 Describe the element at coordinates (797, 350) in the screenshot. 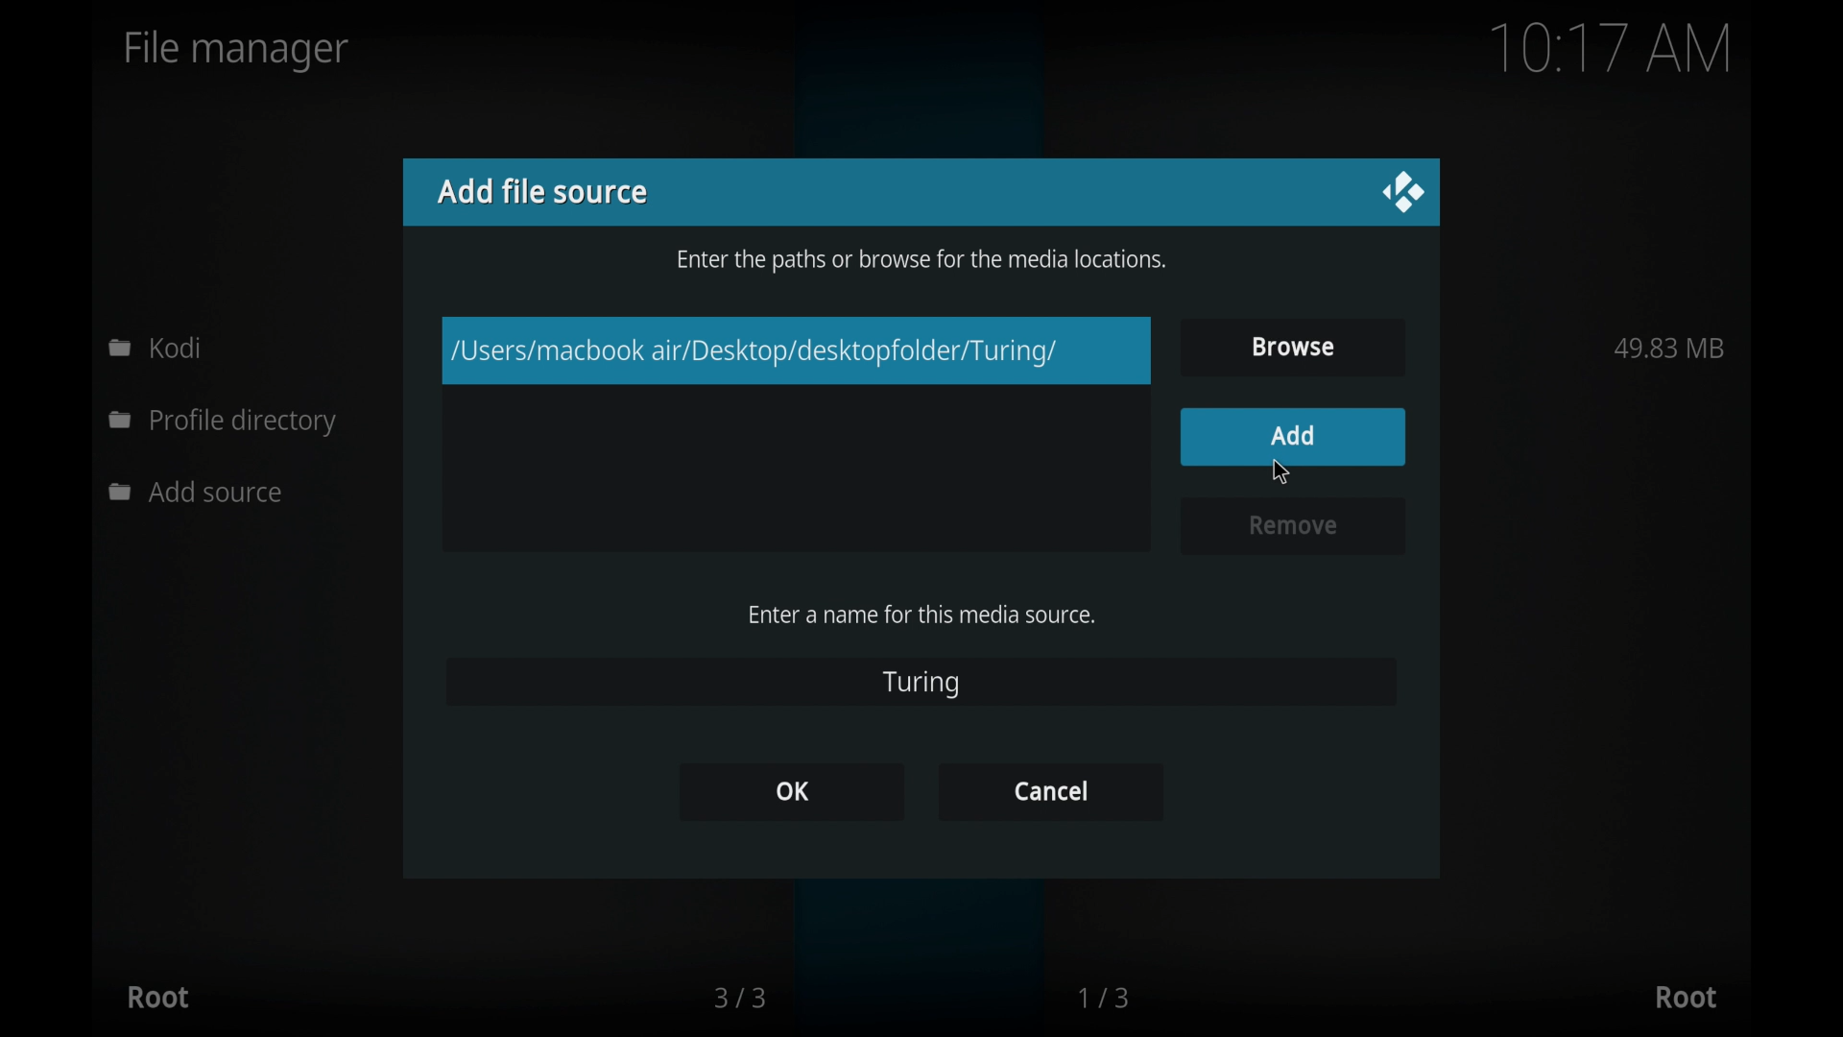

I see `/Users/macbook air/Desktop/desktopfolder/Turing/` at that location.